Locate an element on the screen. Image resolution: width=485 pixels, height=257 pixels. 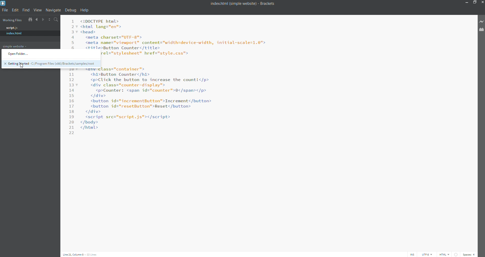
index.html is located at coordinates (27, 33).